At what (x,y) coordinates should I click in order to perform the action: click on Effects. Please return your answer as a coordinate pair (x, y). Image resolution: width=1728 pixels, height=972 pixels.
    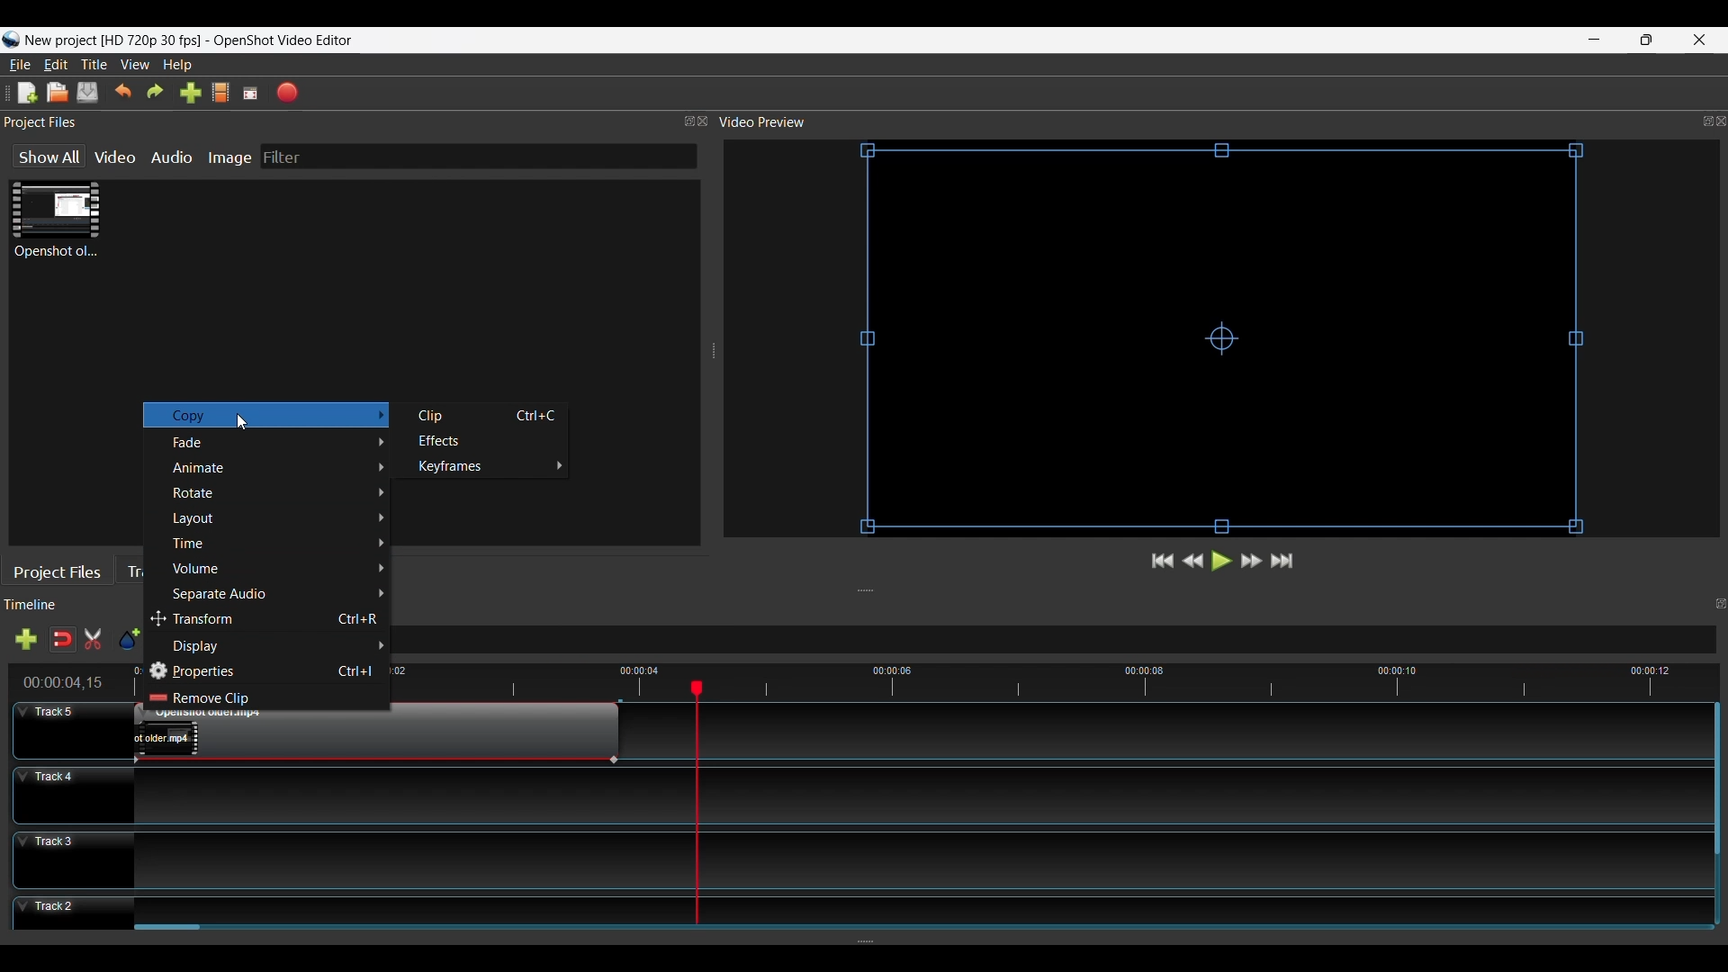
    Looking at the image, I should click on (483, 443).